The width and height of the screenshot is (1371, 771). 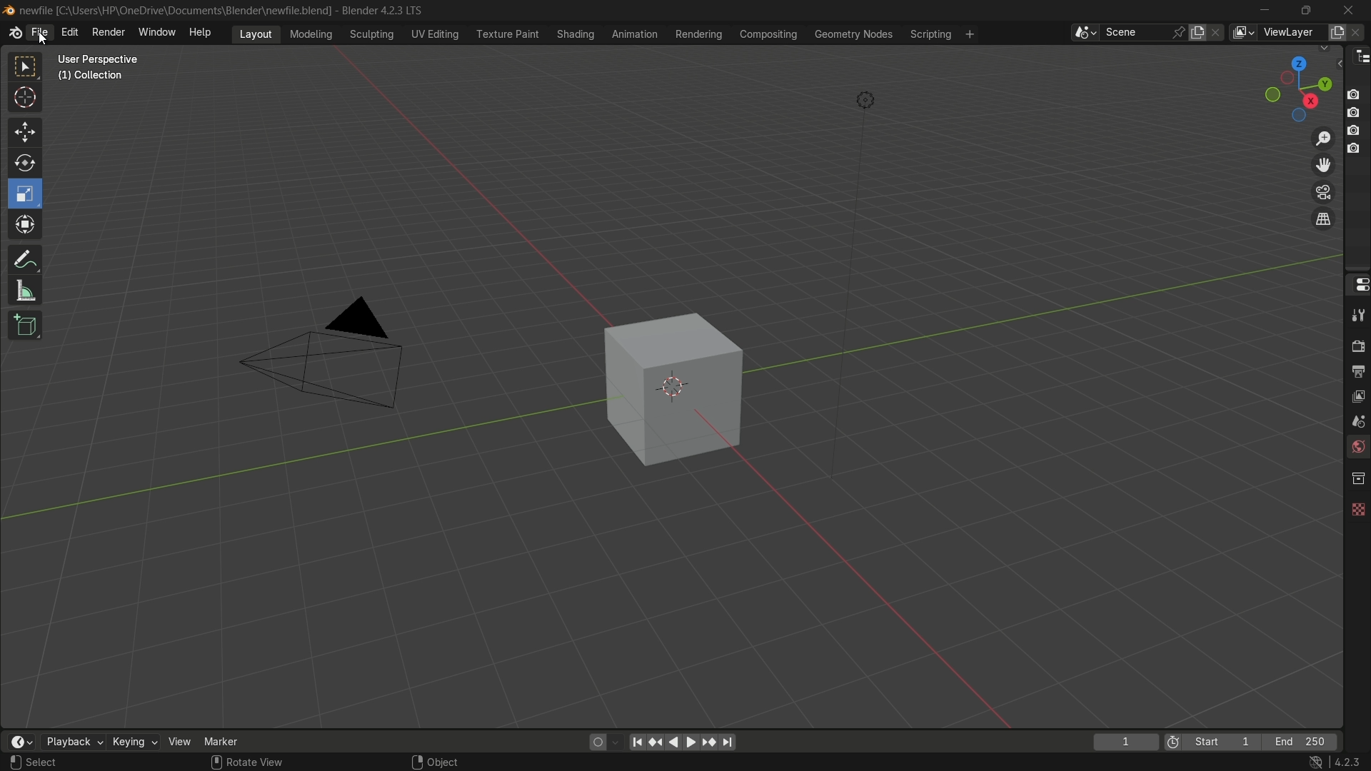 What do you see at coordinates (1357, 371) in the screenshot?
I see `output` at bounding box center [1357, 371].